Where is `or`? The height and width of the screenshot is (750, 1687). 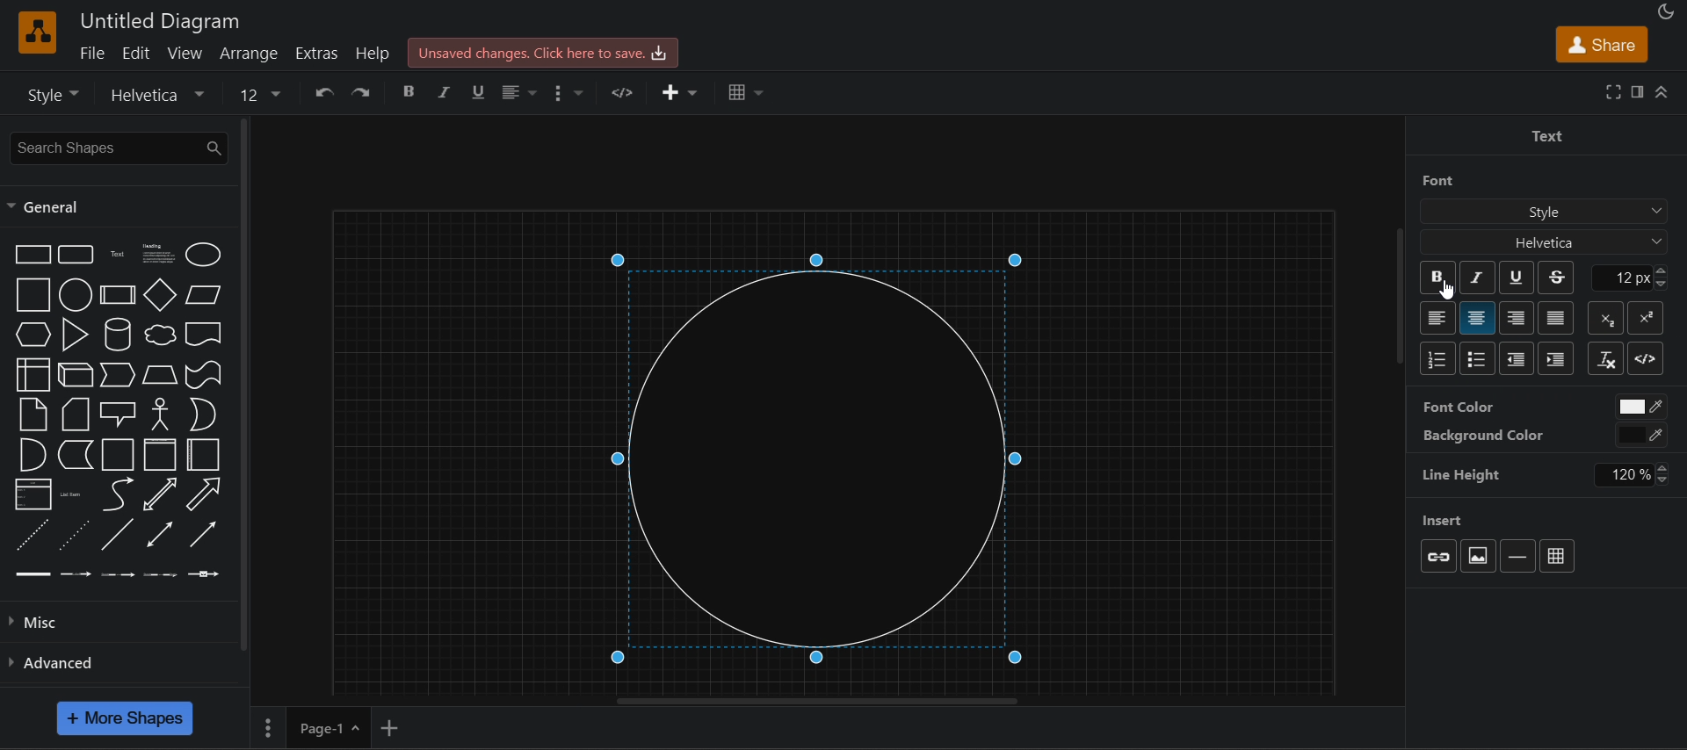 or is located at coordinates (209, 414).